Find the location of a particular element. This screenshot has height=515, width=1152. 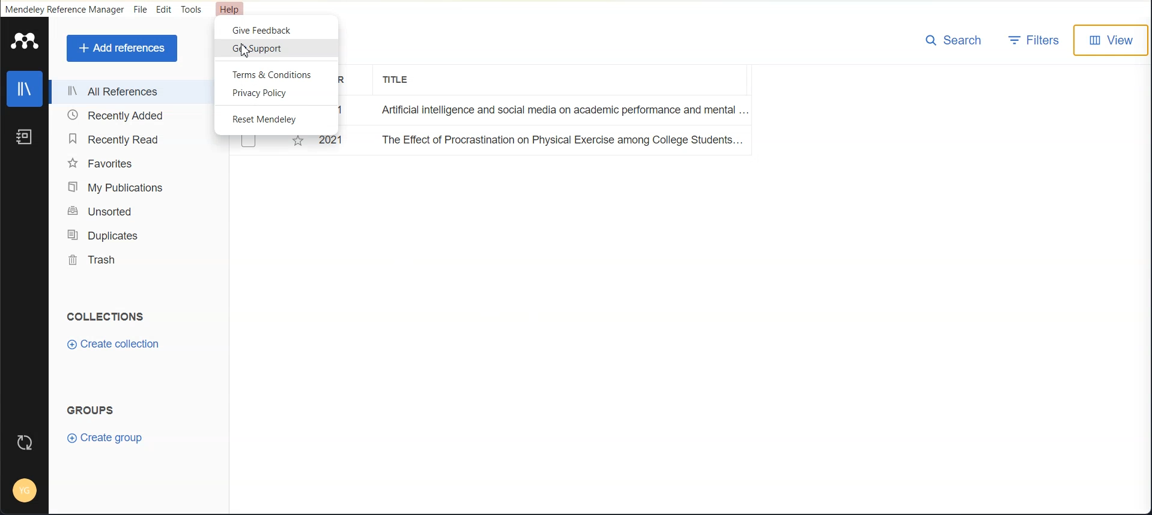

Unsorted is located at coordinates (134, 212).